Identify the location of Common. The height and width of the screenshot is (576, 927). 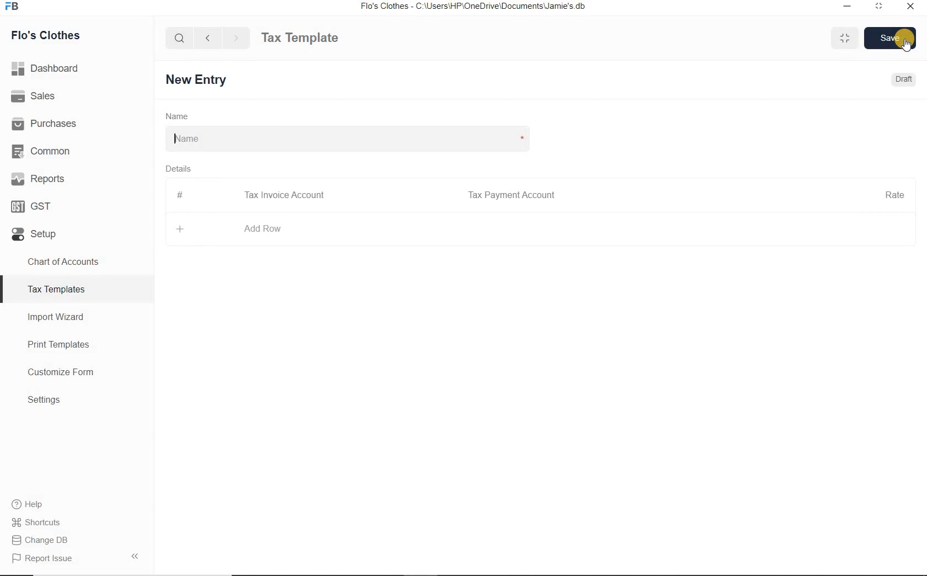
(77, 150).